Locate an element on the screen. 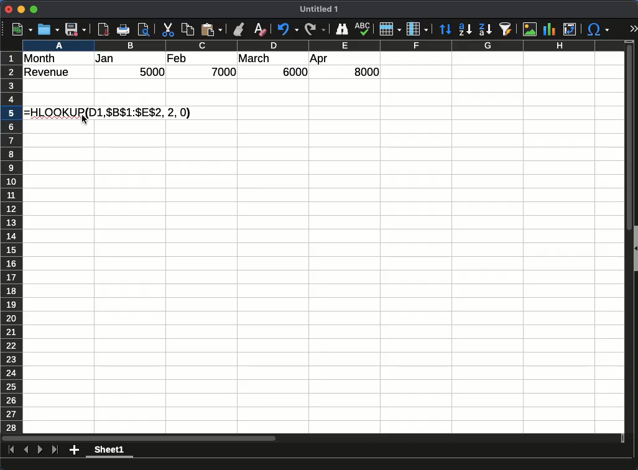 The width and height of the screenshot is (638, 470). autofilter is located at coordinates (506, 29).